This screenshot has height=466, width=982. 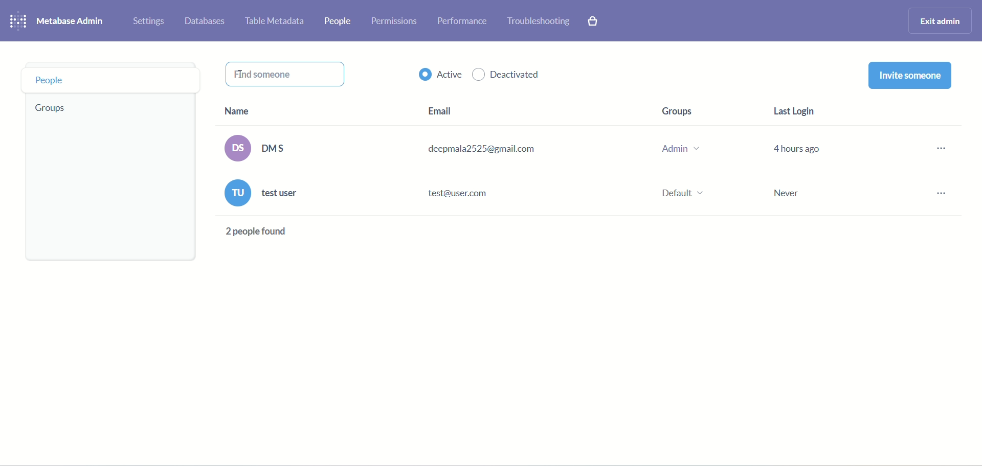 I want to click on groups, so click(x=680, y=162).